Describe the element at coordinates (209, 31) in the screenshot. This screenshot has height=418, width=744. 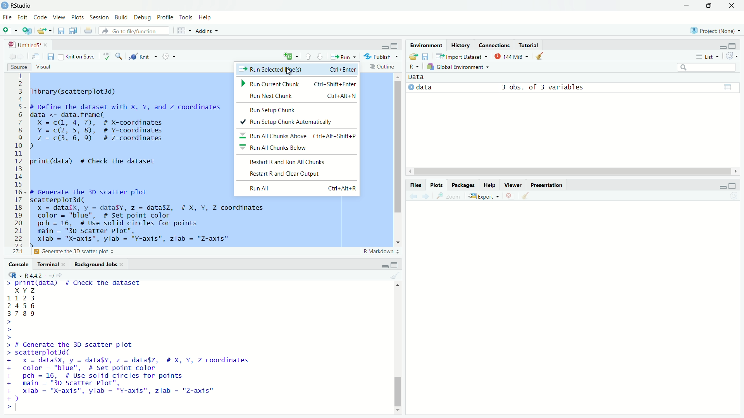
I see `addins` at that location.